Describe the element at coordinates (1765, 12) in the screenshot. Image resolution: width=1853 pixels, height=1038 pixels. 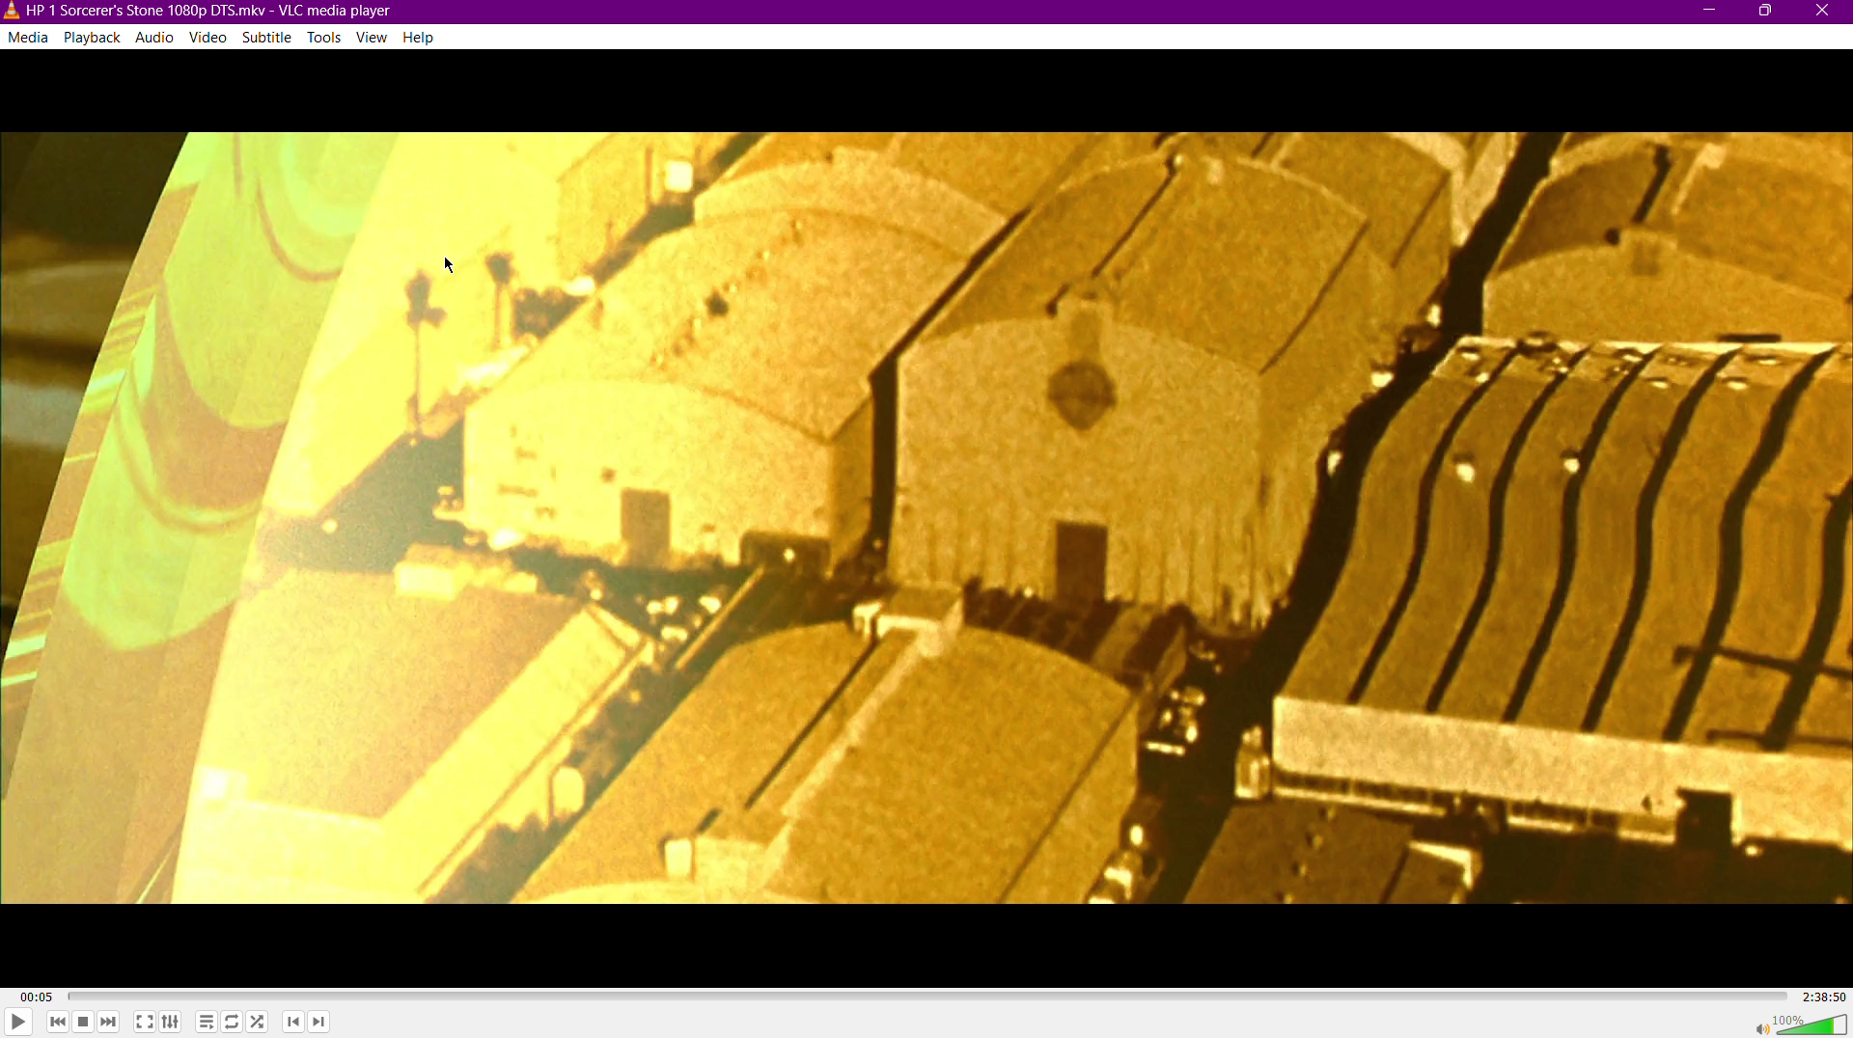
I see `Maximize` at that location.